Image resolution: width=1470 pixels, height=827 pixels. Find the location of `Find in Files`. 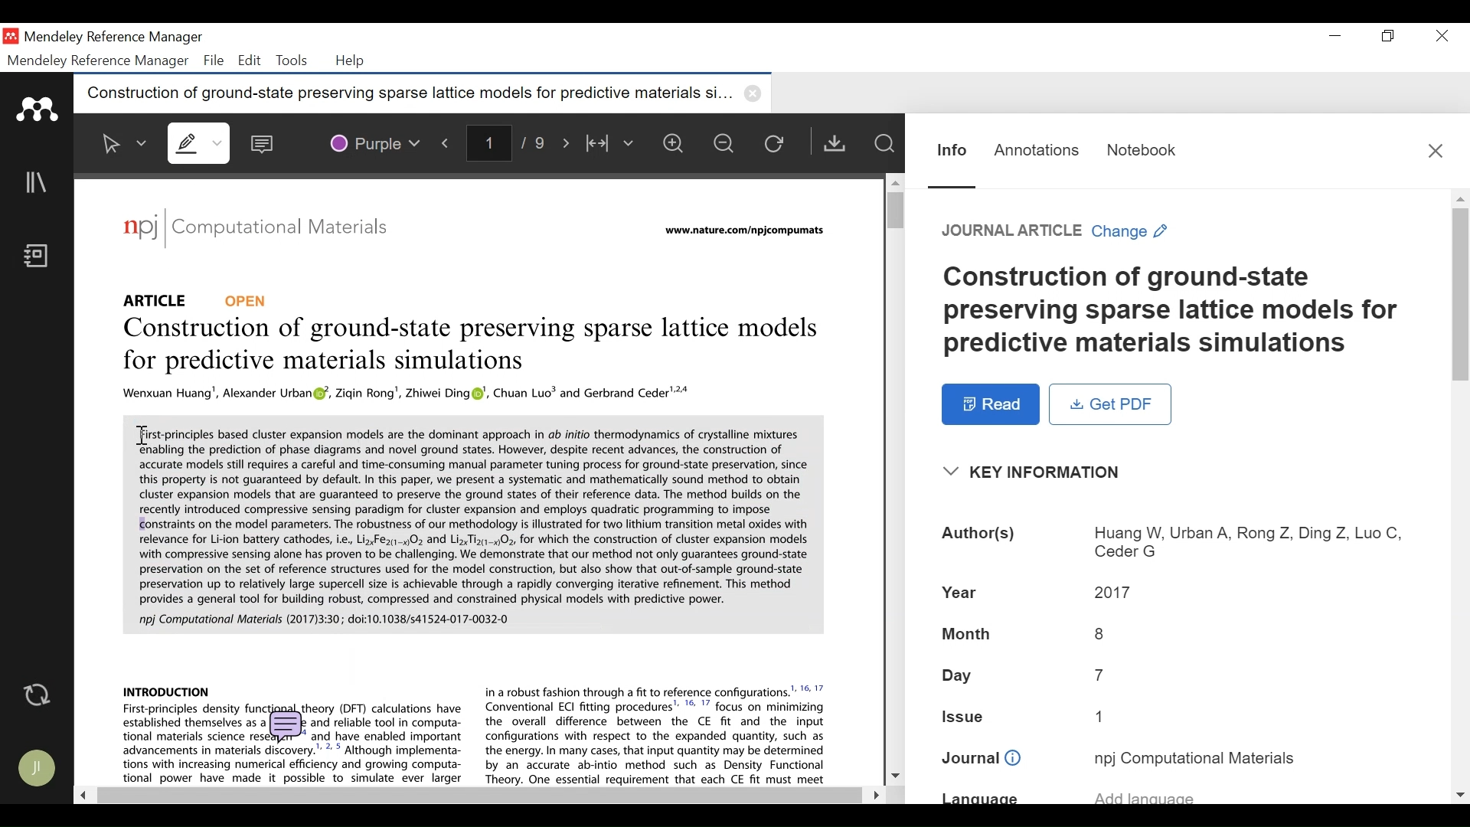

Find in Files is located at coordinates (884, 143).